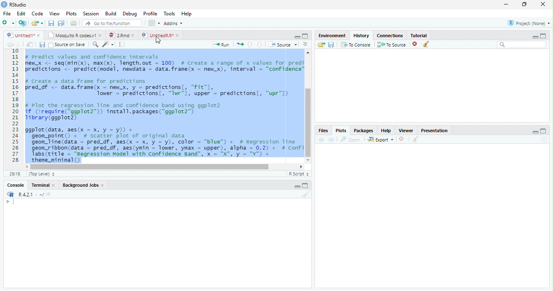  I want to click on Untitled R, so click(159, 35).